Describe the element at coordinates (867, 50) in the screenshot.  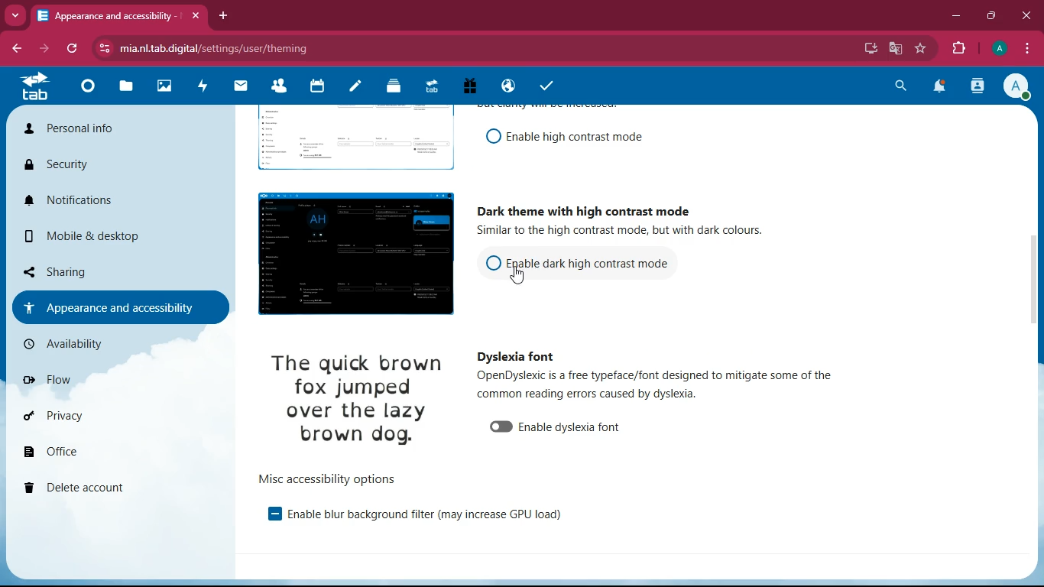
I see `desktop` at that location.